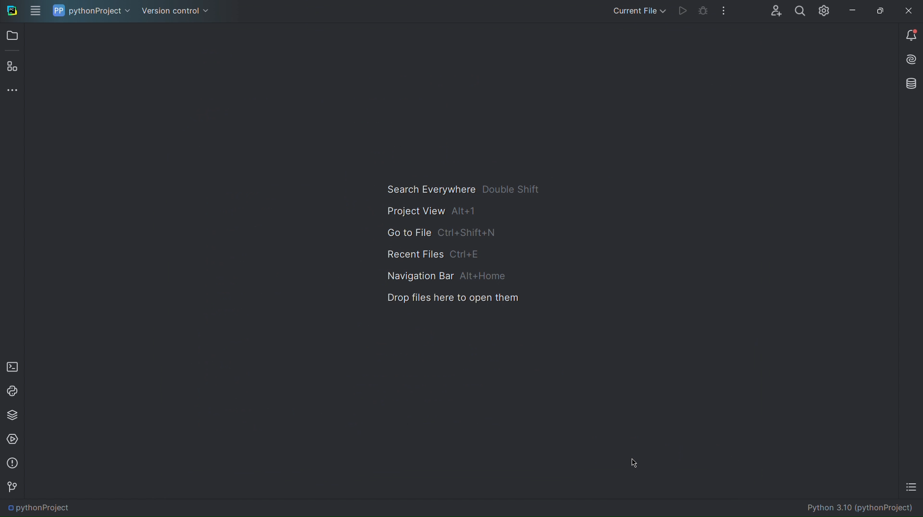 The width and height of the screenshot is (923, 517). I want to click on pythonProject, so click(91, 11).